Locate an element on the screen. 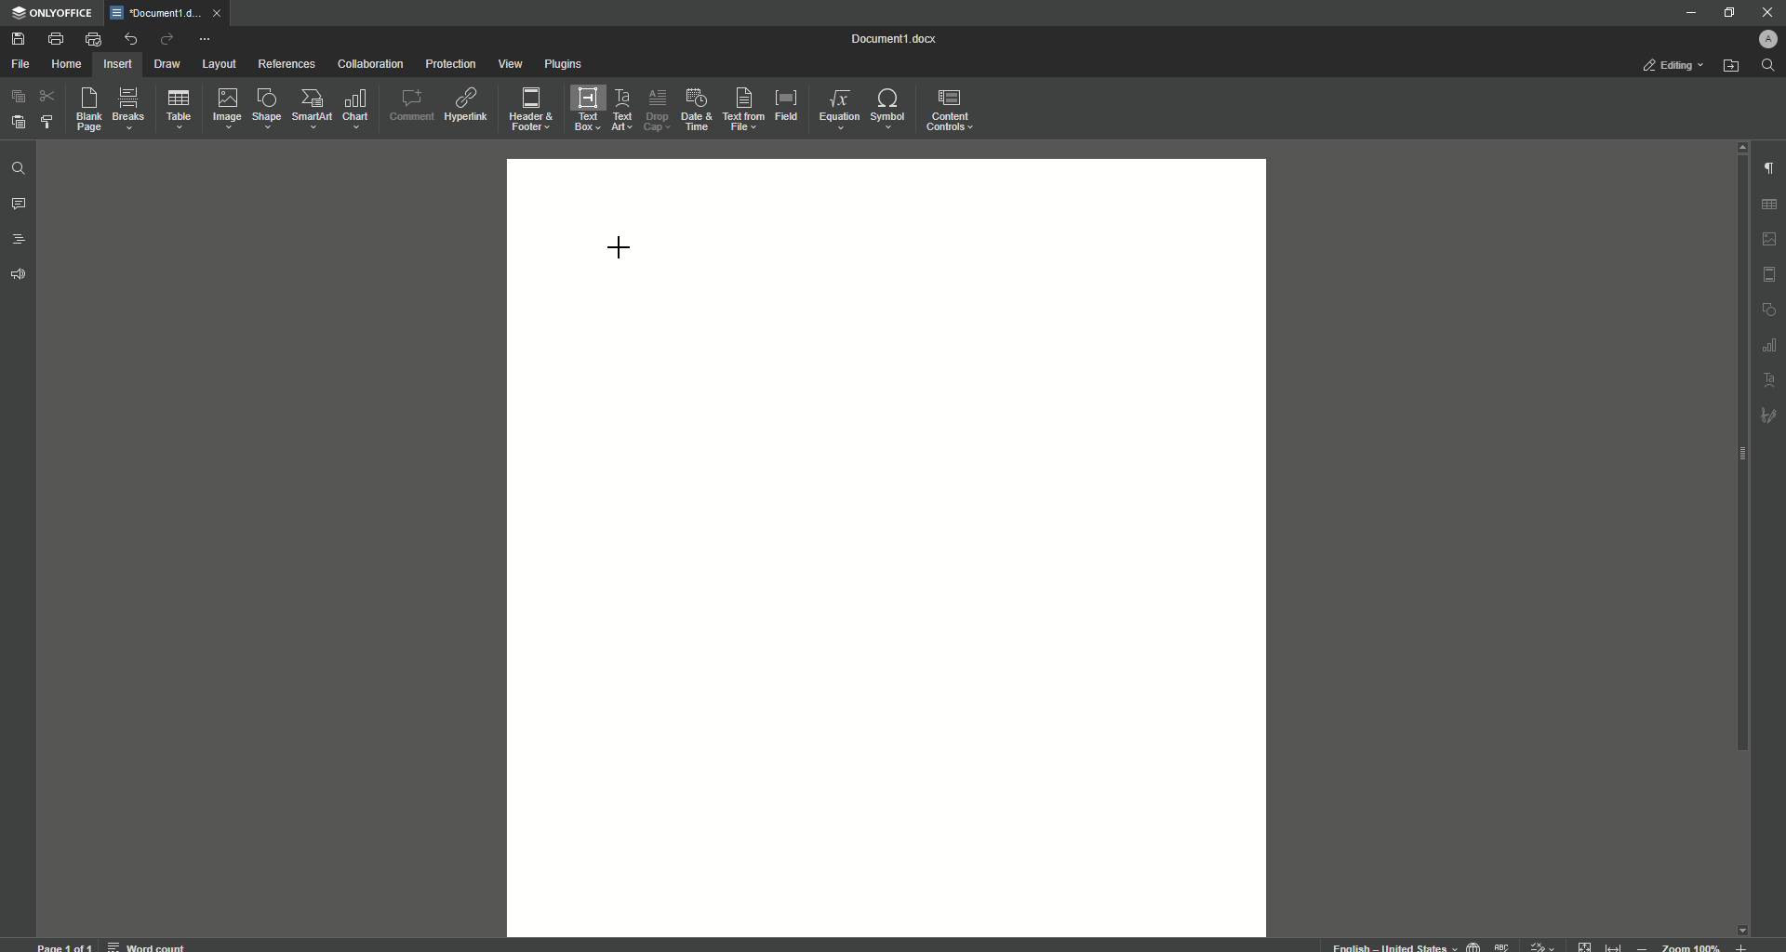 The width and height of the screenshot is (1786, 952). HEADER & FOOTER is located at coordinates (1769, 275).